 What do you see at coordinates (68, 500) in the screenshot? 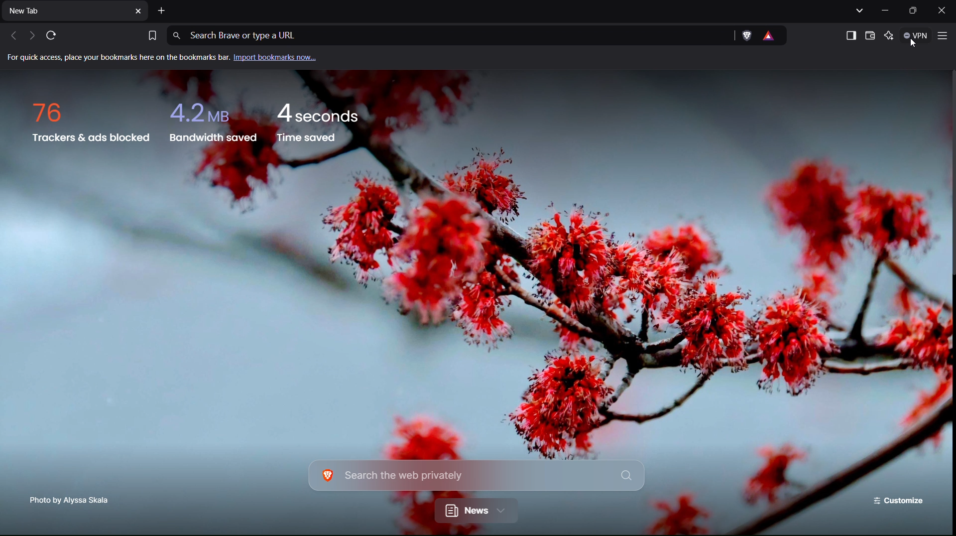
I see `Photo Credit` at bounding box center [68, 500].